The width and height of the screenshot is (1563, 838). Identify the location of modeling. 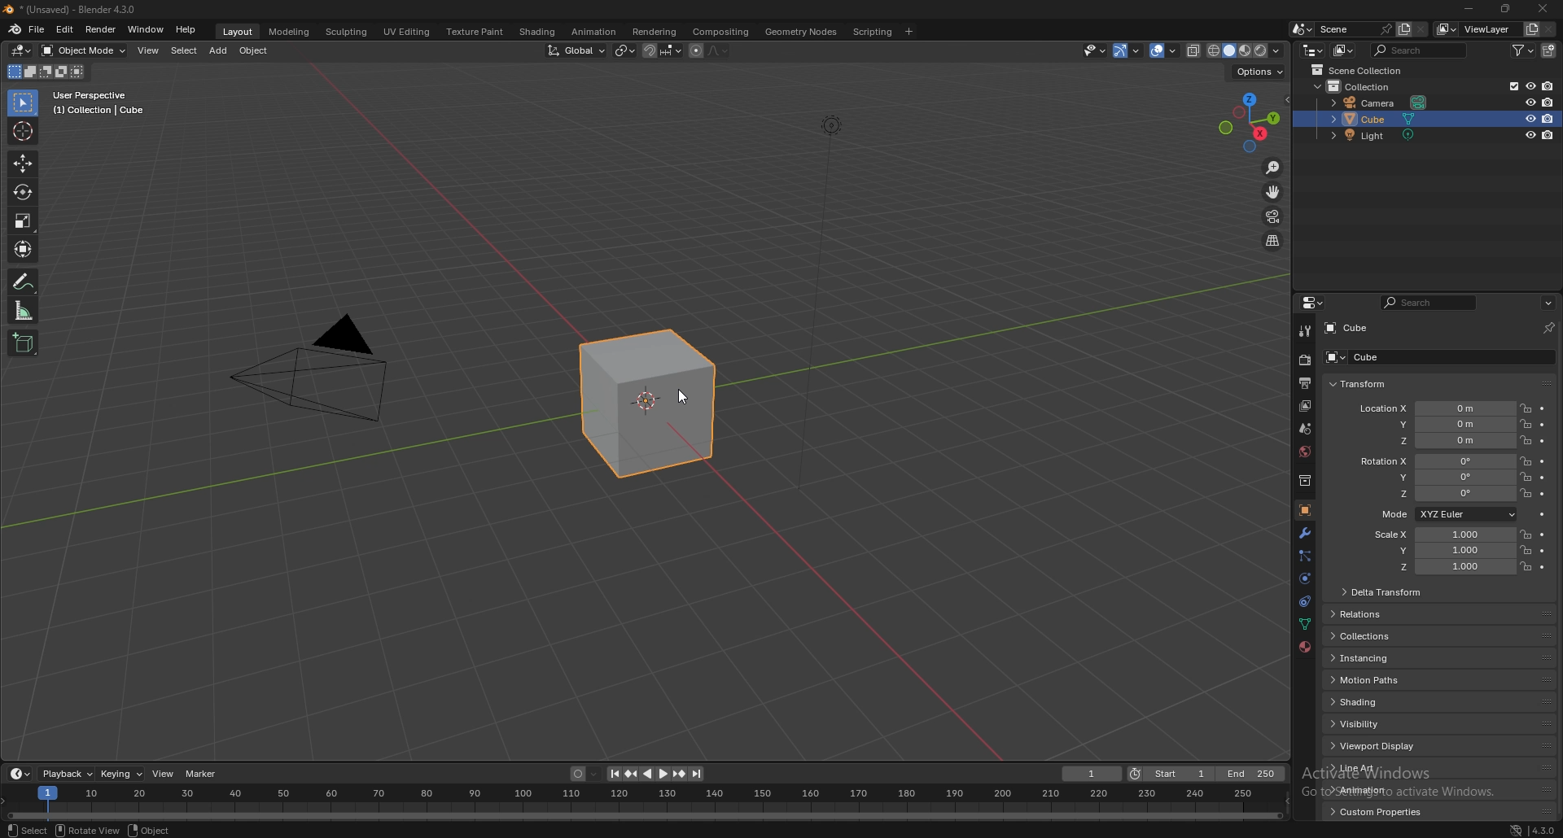
(289, 32).